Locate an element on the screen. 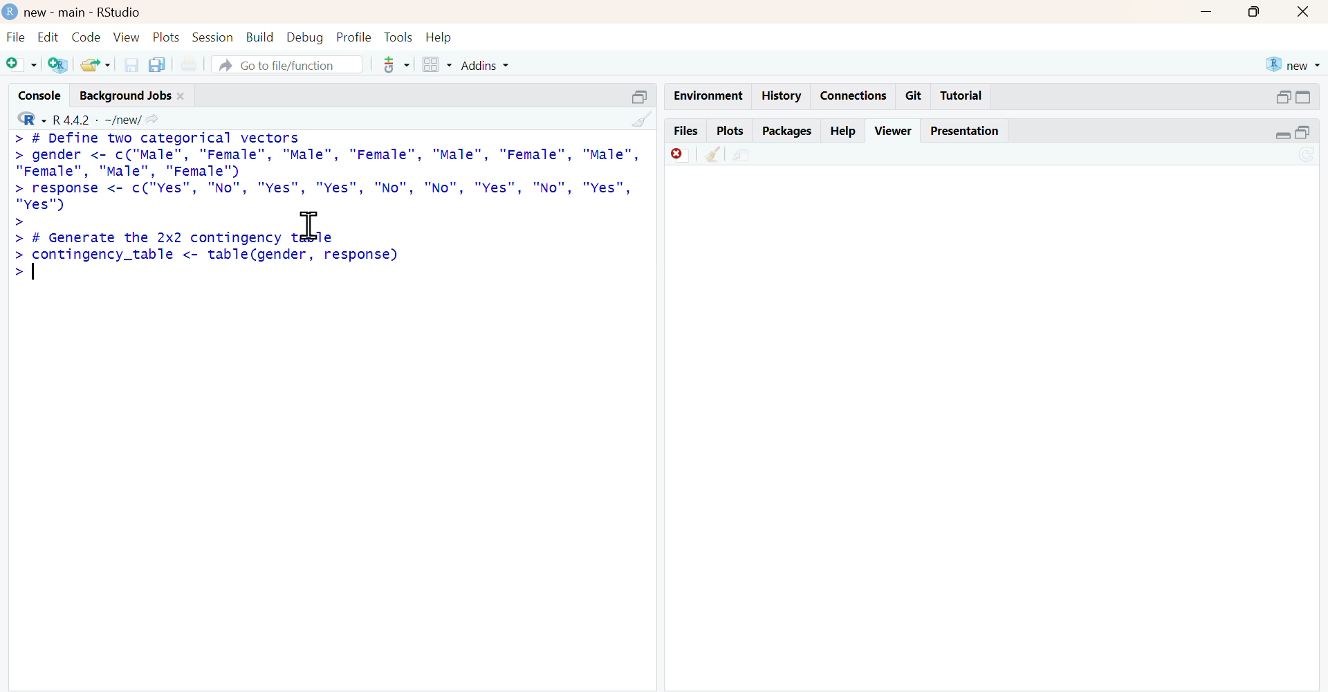  close is located at coordinates (1303, 12).